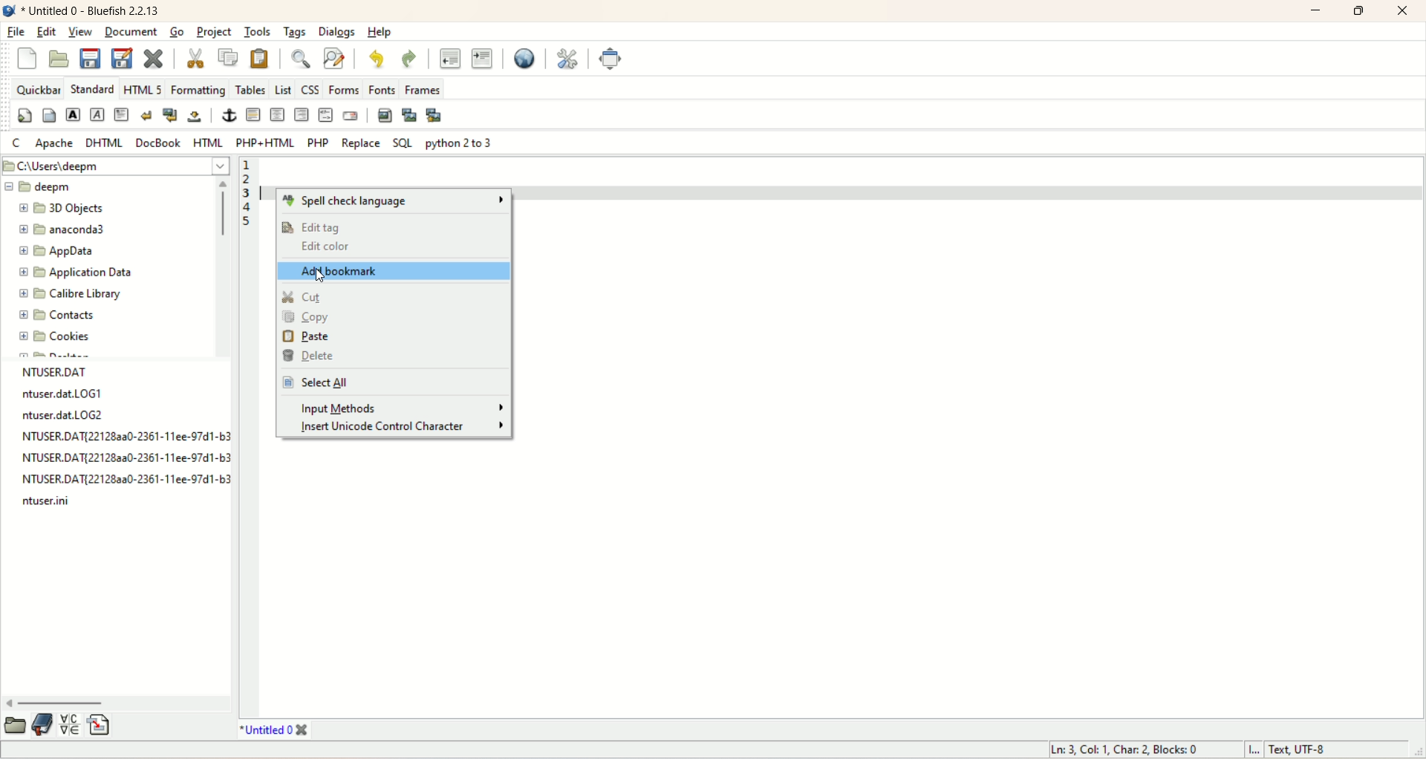 Image resolution: width=1426 pixels, height=759 pixels. I want to click on I, so click(1255, 751).